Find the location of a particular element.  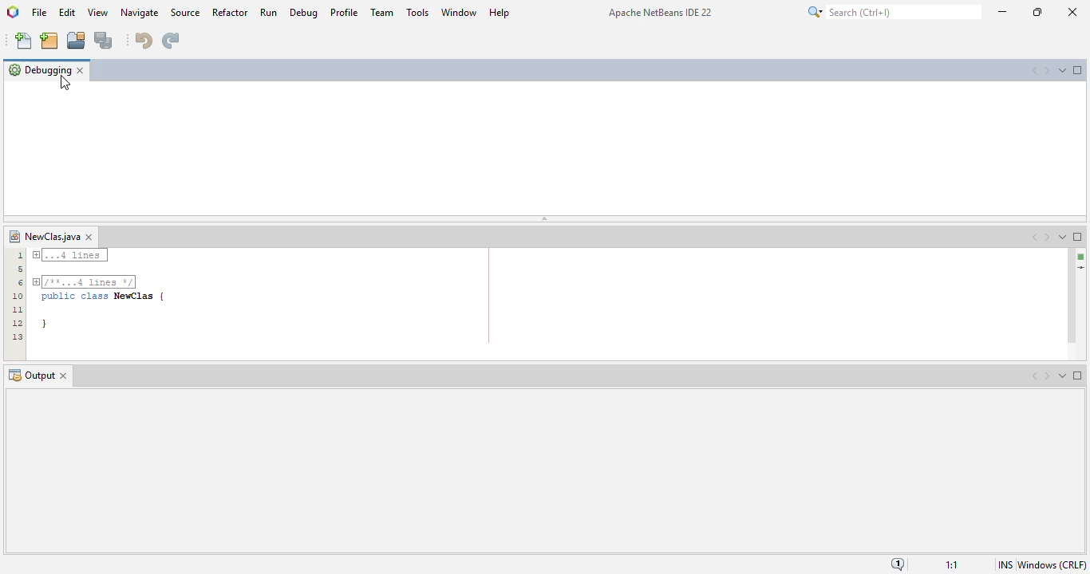

scroll documents right is located at coordinates (1045, 71).